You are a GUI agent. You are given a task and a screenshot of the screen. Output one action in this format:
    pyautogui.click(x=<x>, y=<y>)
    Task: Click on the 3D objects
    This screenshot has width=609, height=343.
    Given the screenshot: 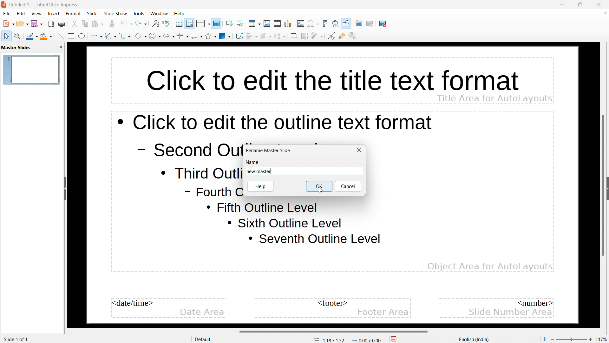 What is the action you would take?
    pyautogui.click(x=225, y=36)
    